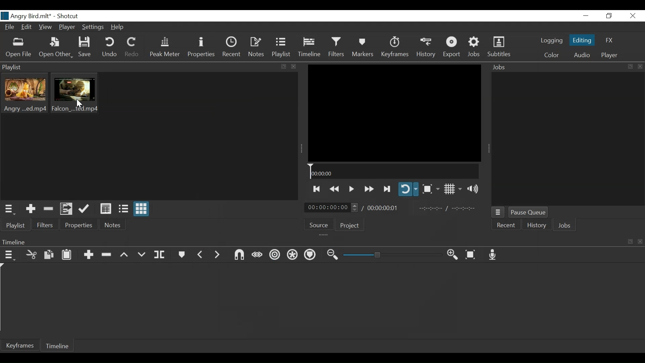 The width and height of the screenshot is (645, 363). Describe the element at coordinates (10, 209) in the screenshot. I see `Playlist menu` at that location.